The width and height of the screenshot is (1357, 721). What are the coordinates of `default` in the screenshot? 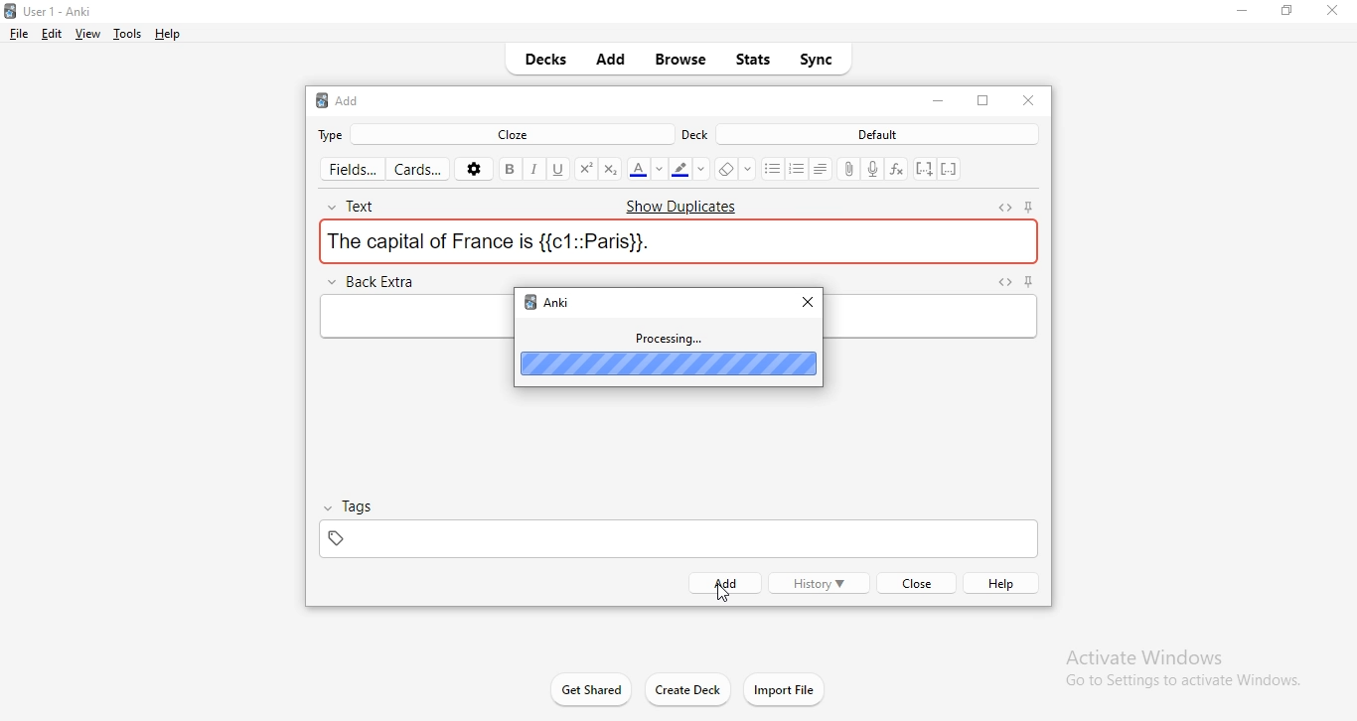 It's located at (879, 135).